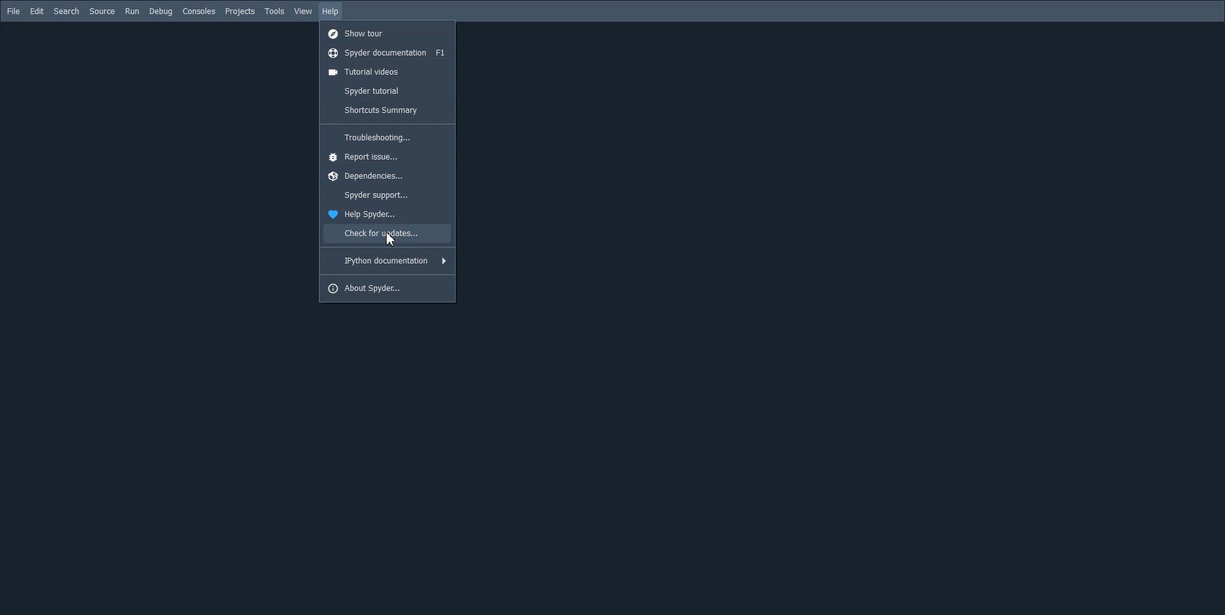 The image size is (1225, 615). I want to click on Search, so click(67, 11).